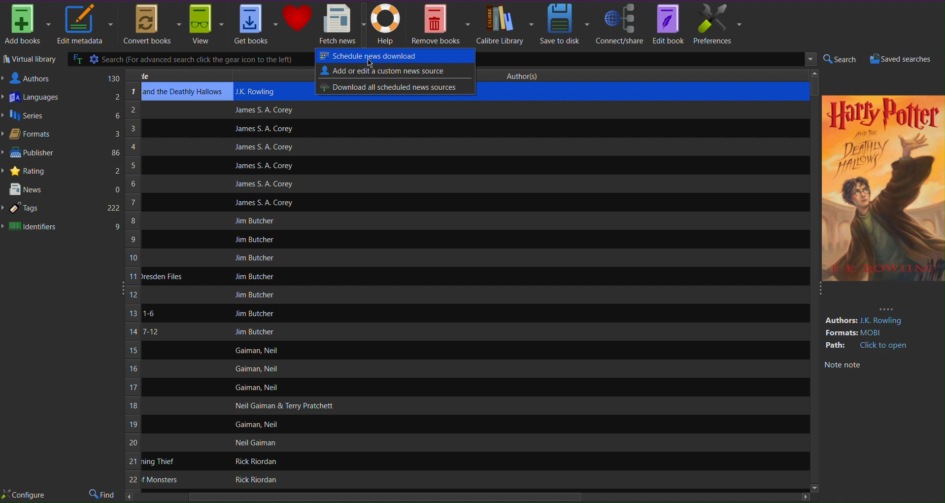 This screenshot has height=503, width=945. I want to click on Rick Riordan, so click(252, 461).